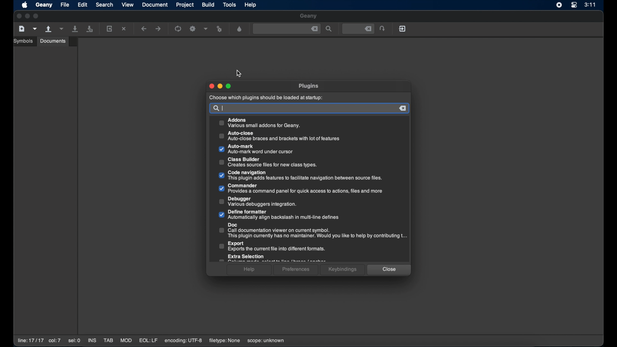  What do you see at coordinates (403, 29) in the screenshot?
I see `quit geany` at bounding box center [403, 29].